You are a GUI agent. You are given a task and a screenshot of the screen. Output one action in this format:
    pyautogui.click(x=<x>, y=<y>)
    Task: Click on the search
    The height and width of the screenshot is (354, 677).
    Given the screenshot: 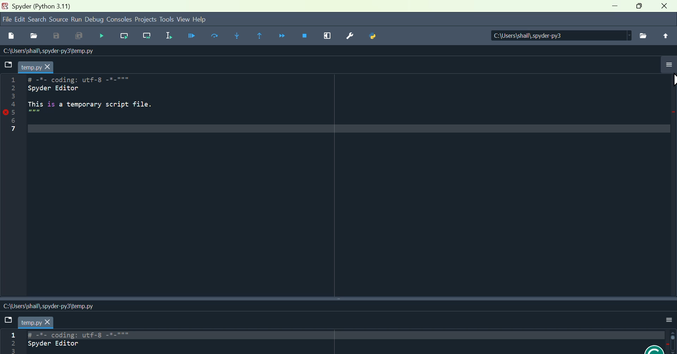 What is the action you would take?
    pyautogui.click(x=38, y=20)
    